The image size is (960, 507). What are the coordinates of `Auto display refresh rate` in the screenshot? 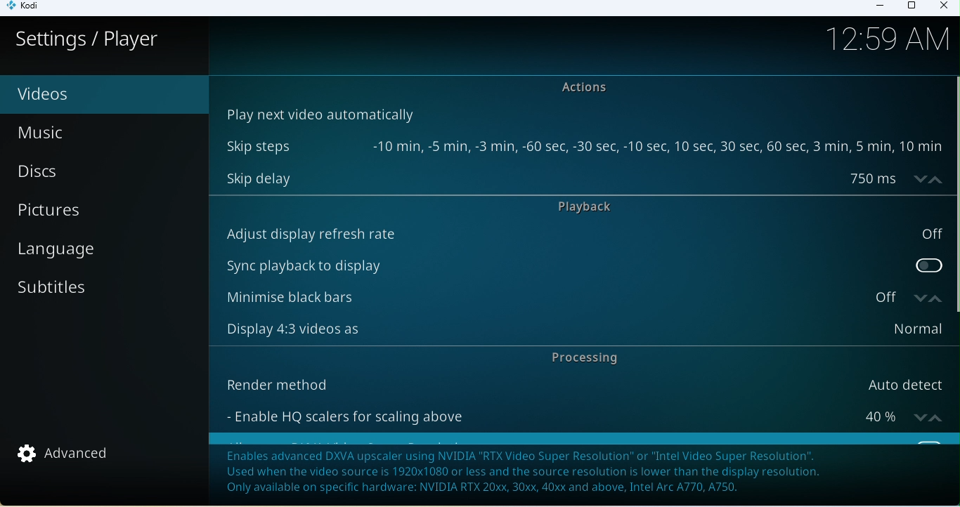 It's located at (582, 234).